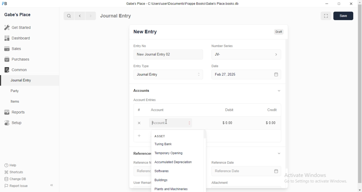 This screenshot has height=192, width=362. I want to click on ‘Reference Date, so click(223, 163).